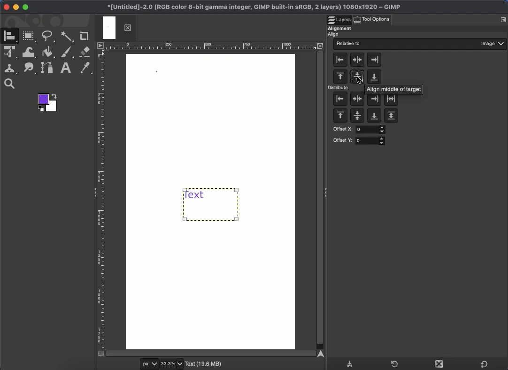  What do you see at coordinates (29, 52) in the screenshot?
I see `Warp transformation` at bounding box center [29, 52].